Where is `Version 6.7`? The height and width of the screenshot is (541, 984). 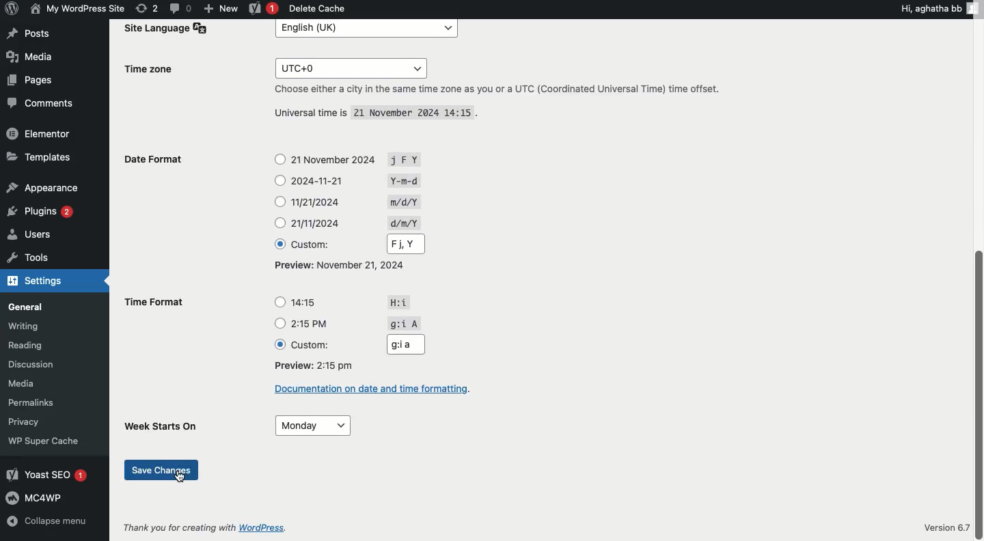
Version 6.7 is located at coordinates (946, 526).